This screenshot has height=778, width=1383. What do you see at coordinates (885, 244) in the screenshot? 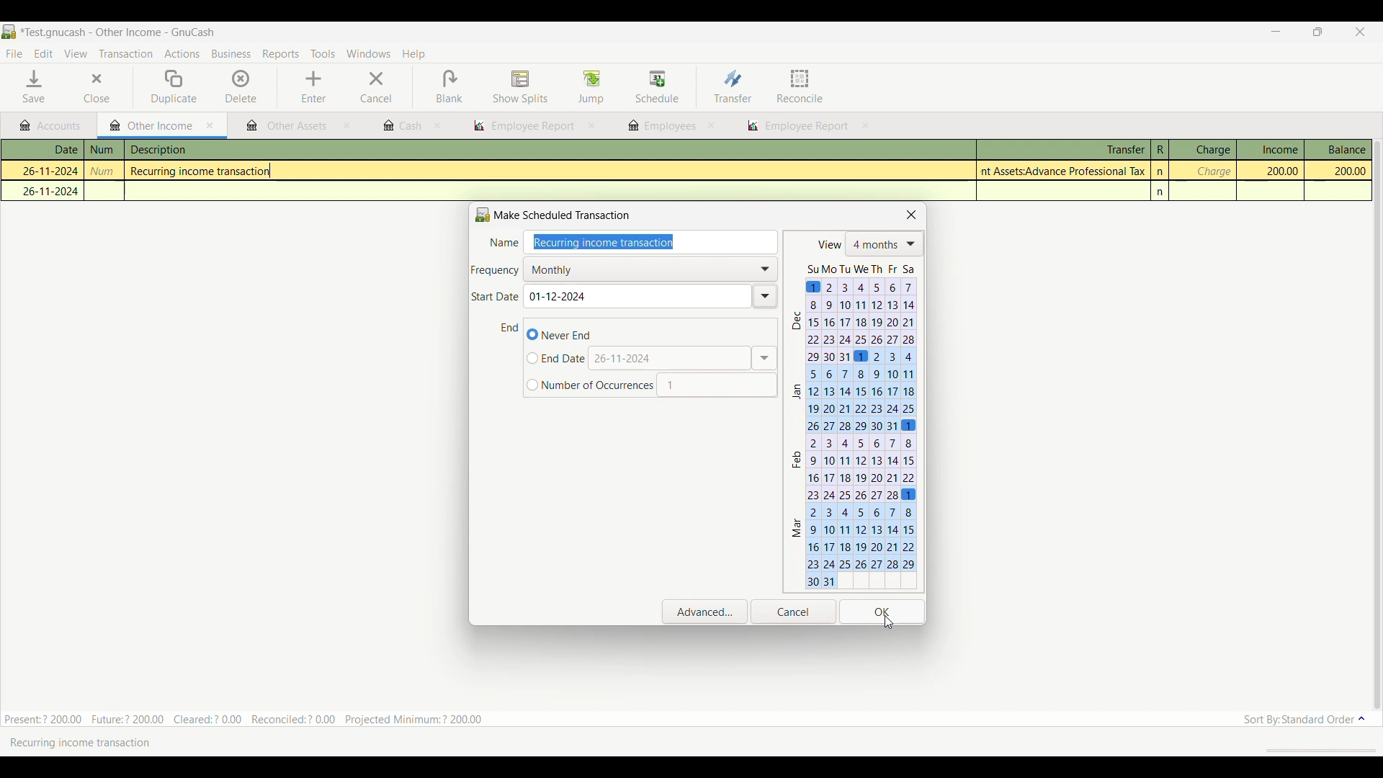
I see `List of number of months shows in calendar below` at bounding box center [885, 244].